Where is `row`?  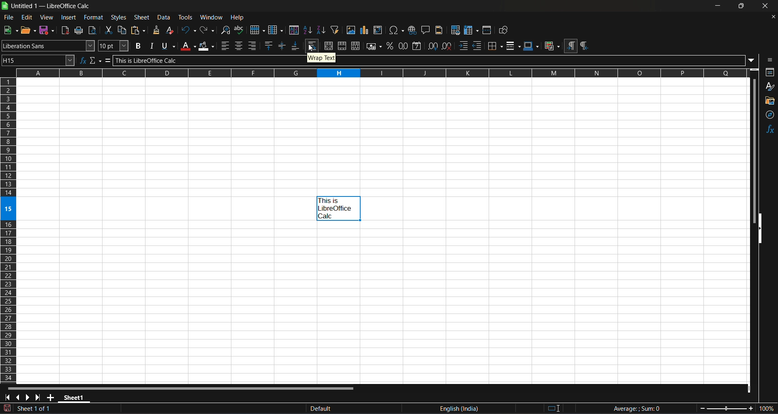
row is located at coordinates (257, 30).